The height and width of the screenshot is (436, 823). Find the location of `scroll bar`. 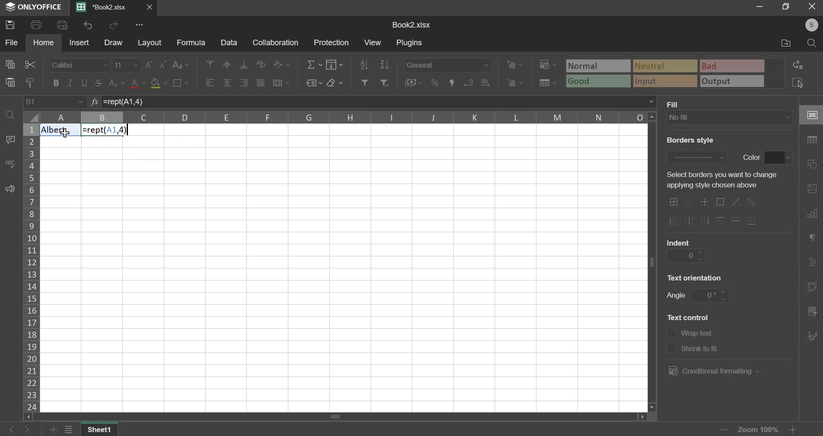

scroll bar is located at coordinates (337, 417).